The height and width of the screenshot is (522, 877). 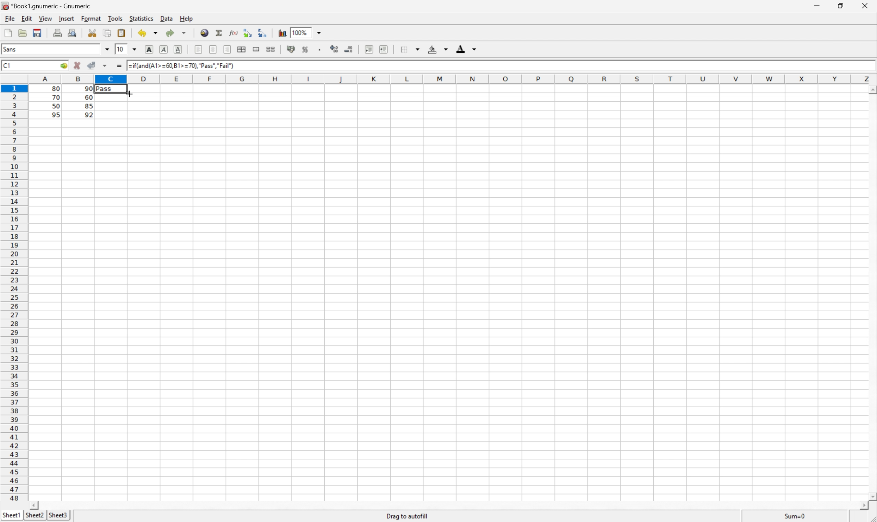 What do you see at coordinates (106, 66) in the screenshot?
I see `Accept changes in multiple changes` at bounding box center [106, 66].